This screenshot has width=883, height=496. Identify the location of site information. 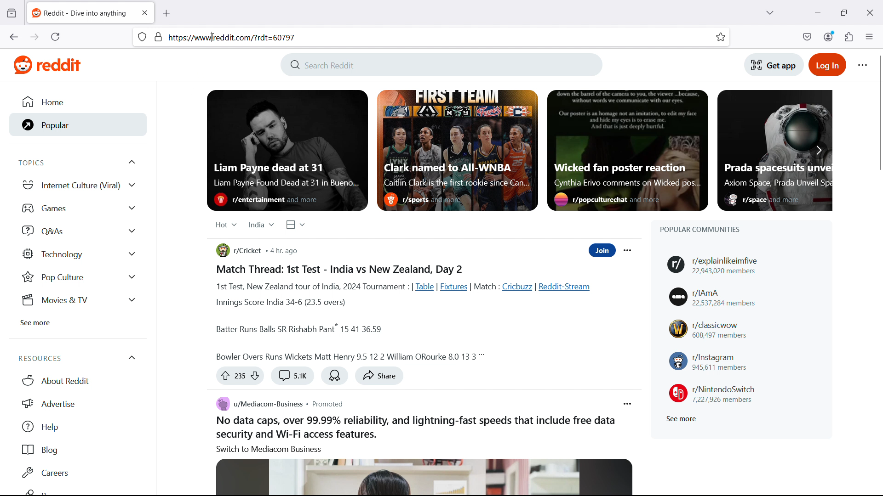
(143, 36).